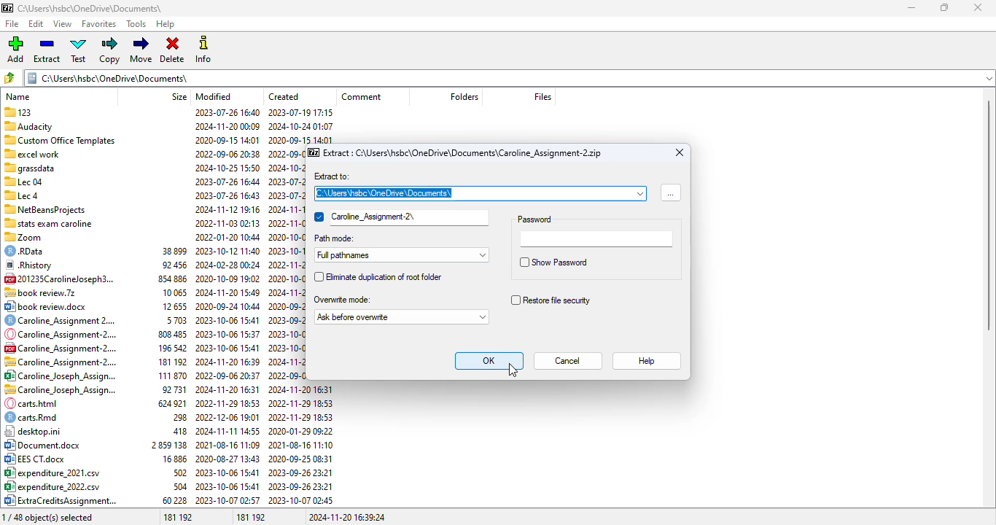 Image resolution: width=996 pixels, height=525 pixels. Describe the element at coordinates (314, 152) in the screenshot. I see `logo` at that location.